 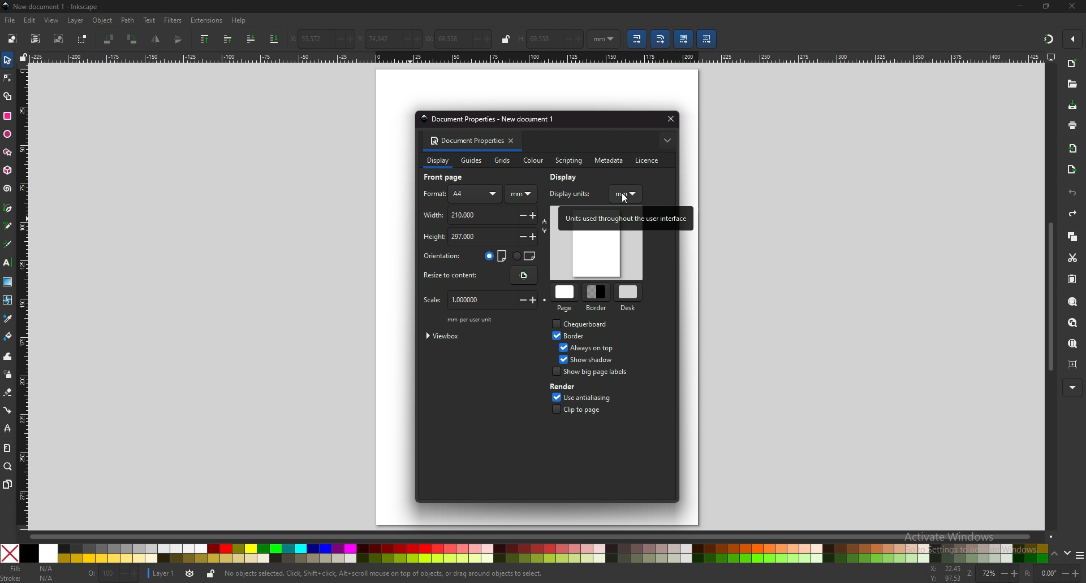 What do you see at coordinates (489, 40) in the screenshot?
I see `+` at bounding box center [489, 40].